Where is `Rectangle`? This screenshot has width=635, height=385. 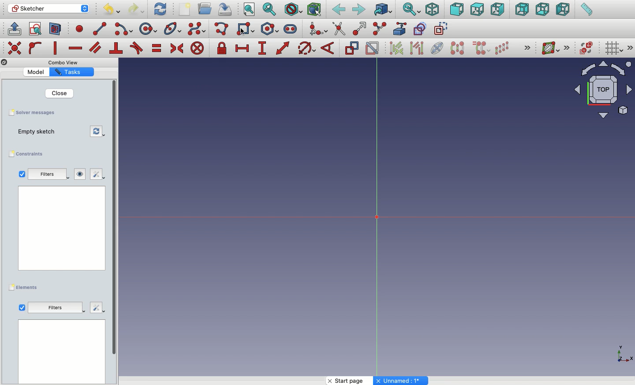 Rectangle is located at coordinates (251, 30).